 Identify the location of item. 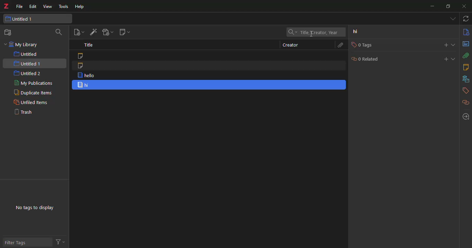
(84, 85).